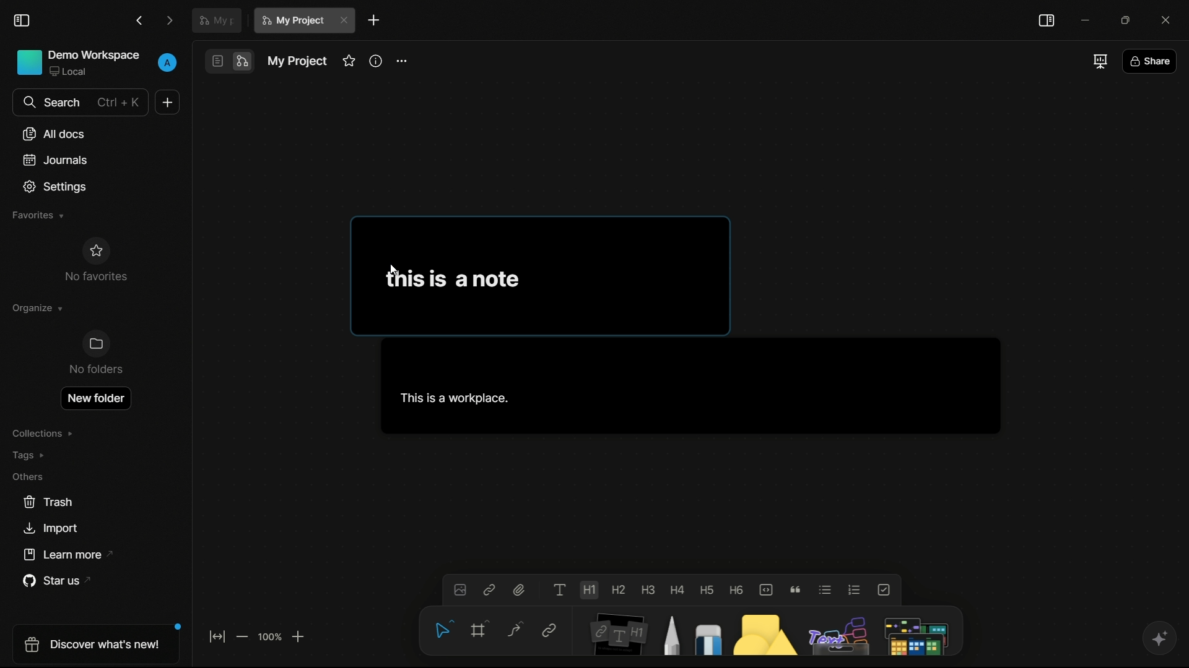 The height and width of the screenshot is (668, 1189). What do you see at coordinates (855, 589) in the screenshot?
I see `numbered list` at bounding box center [855, 589].